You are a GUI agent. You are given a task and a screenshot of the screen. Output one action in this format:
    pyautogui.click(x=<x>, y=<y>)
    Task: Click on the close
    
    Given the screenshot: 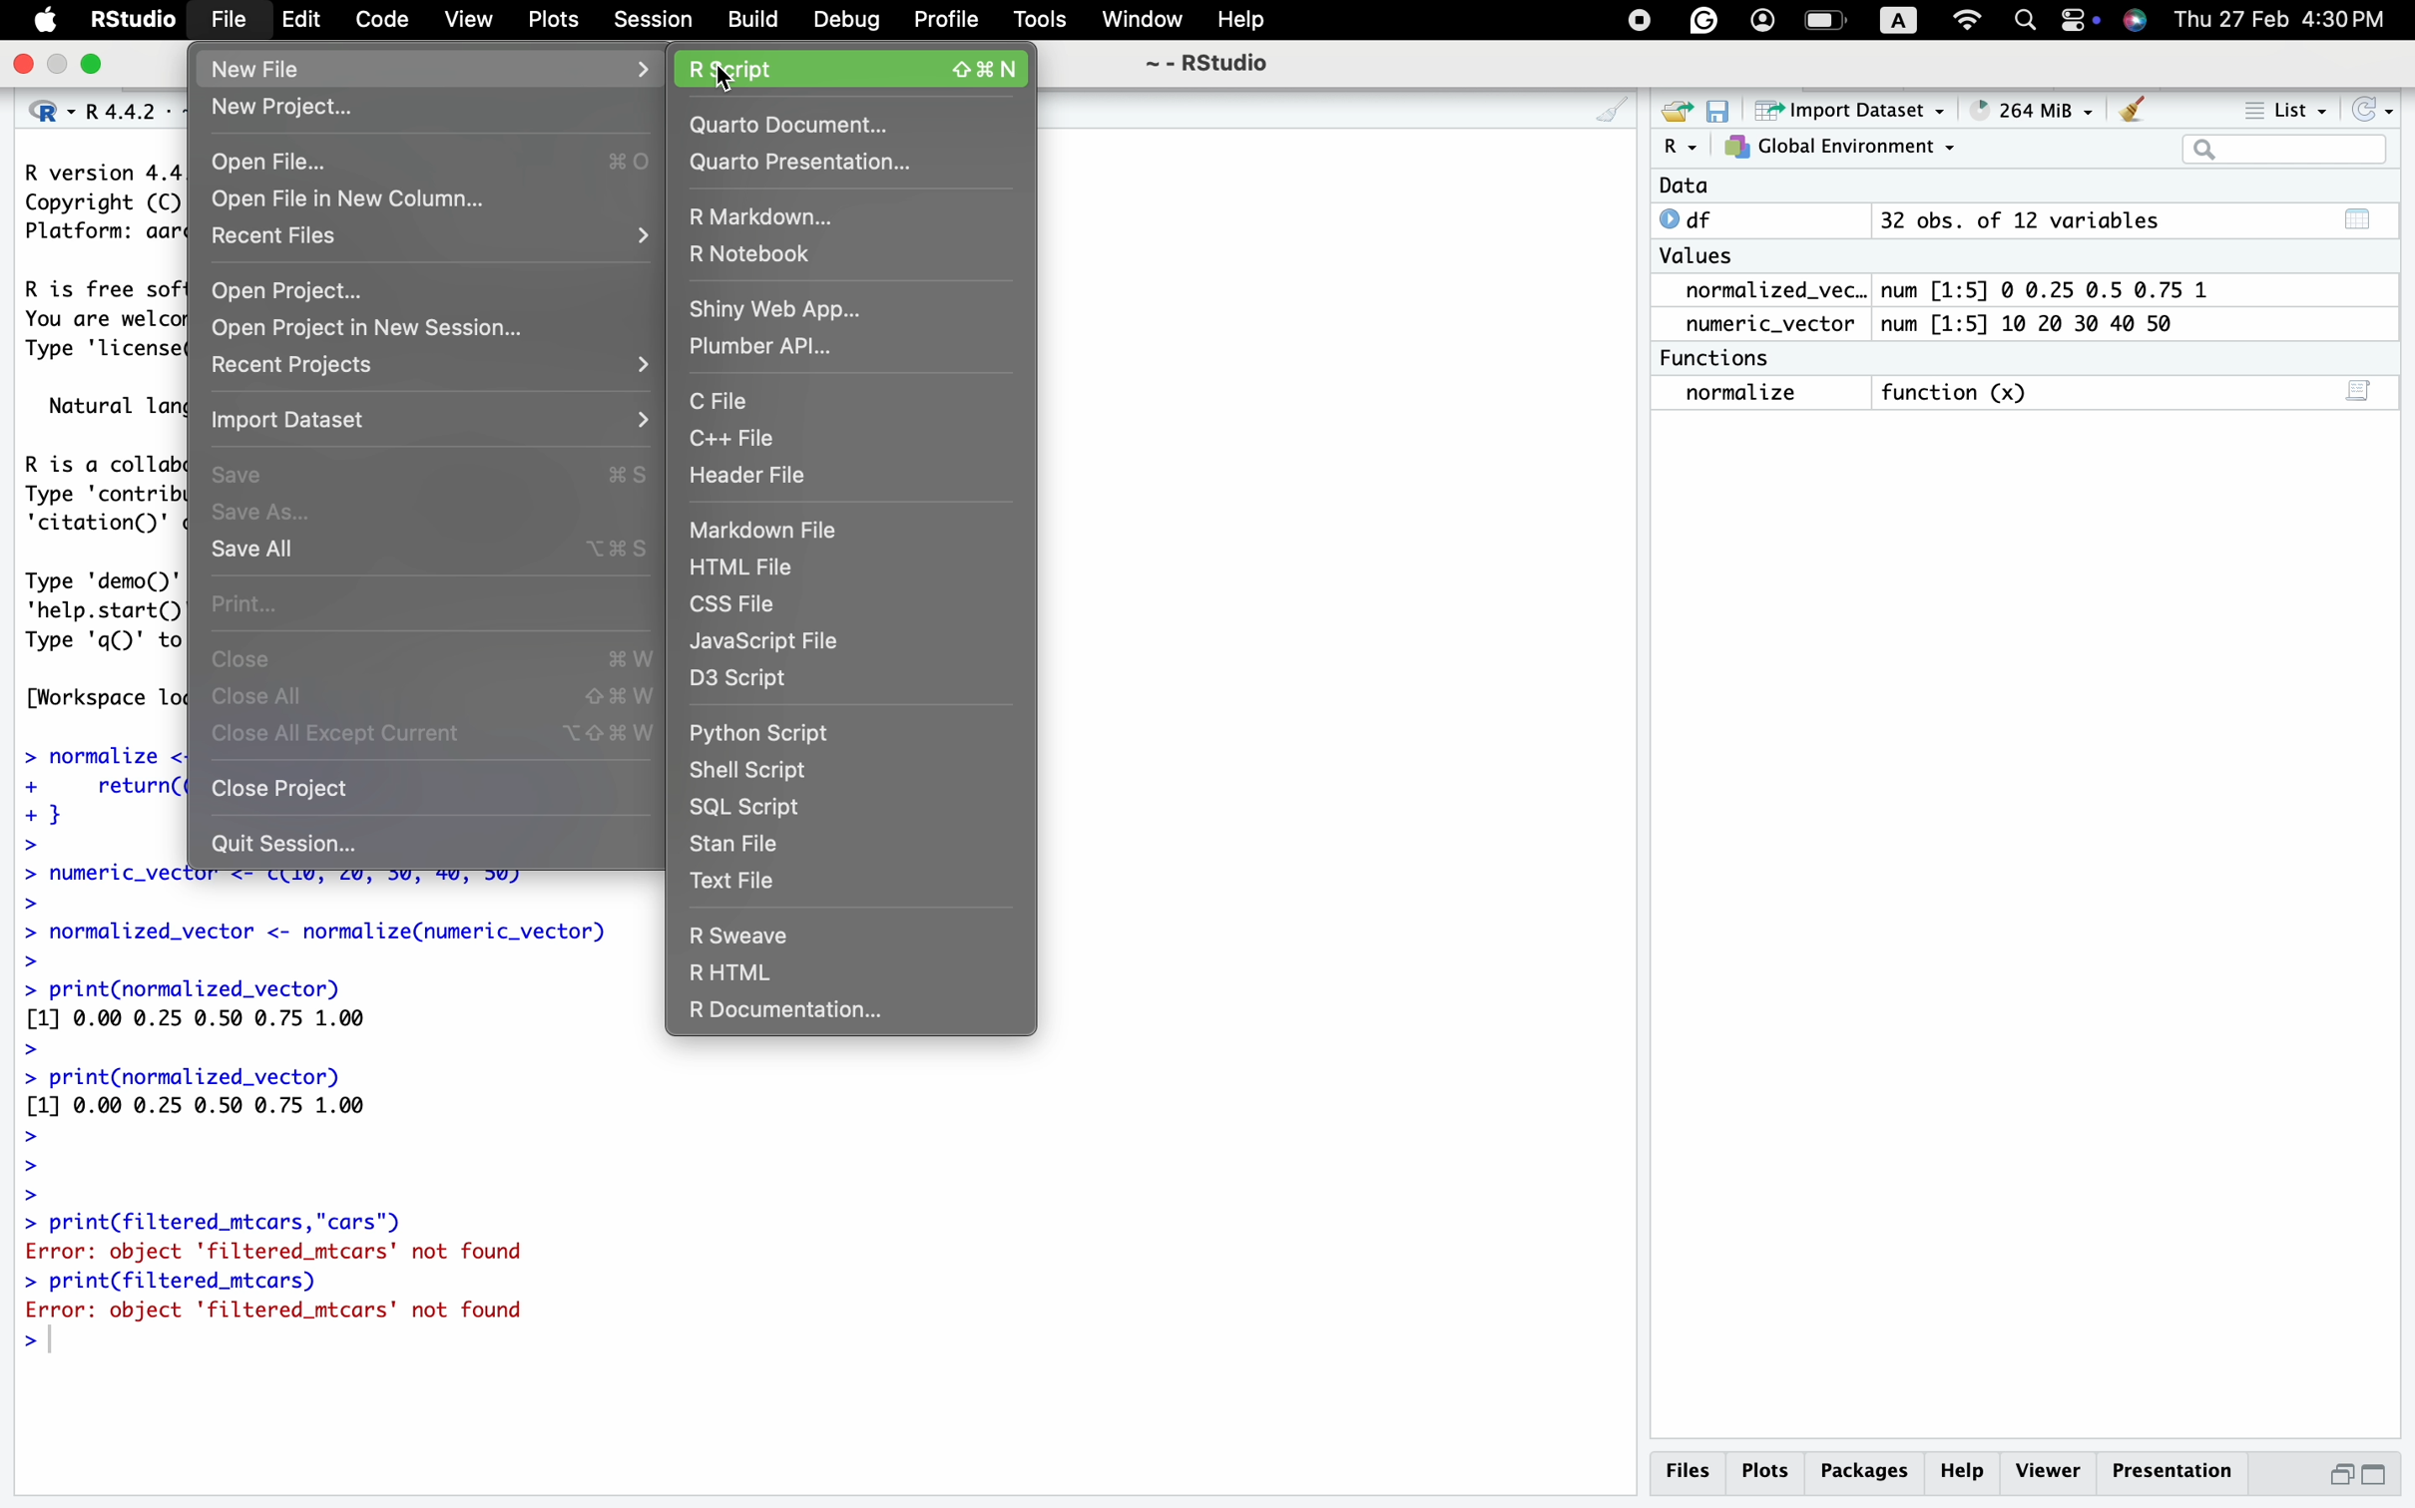 What is the action you would take?
    pyautogui.click(x=18, y=65)
    